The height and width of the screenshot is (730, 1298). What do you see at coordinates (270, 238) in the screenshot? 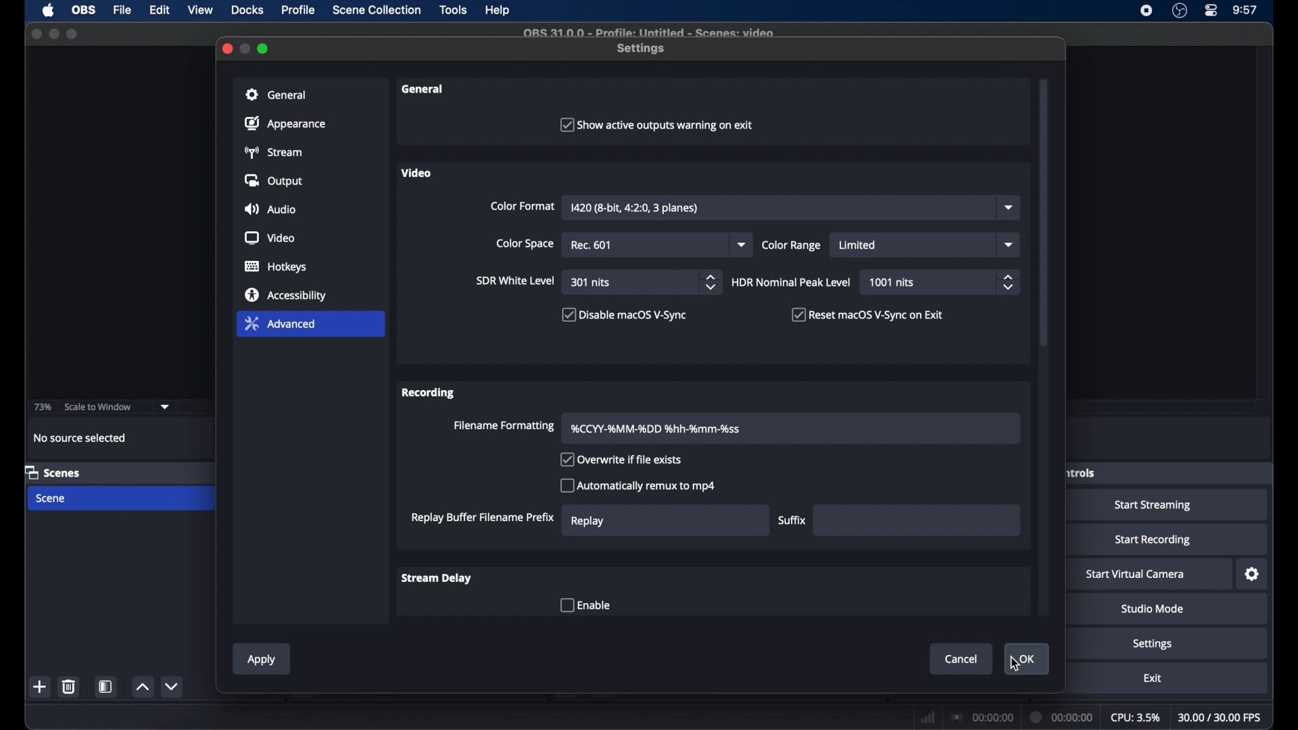
I see `video` at bounding box center [270, 238].